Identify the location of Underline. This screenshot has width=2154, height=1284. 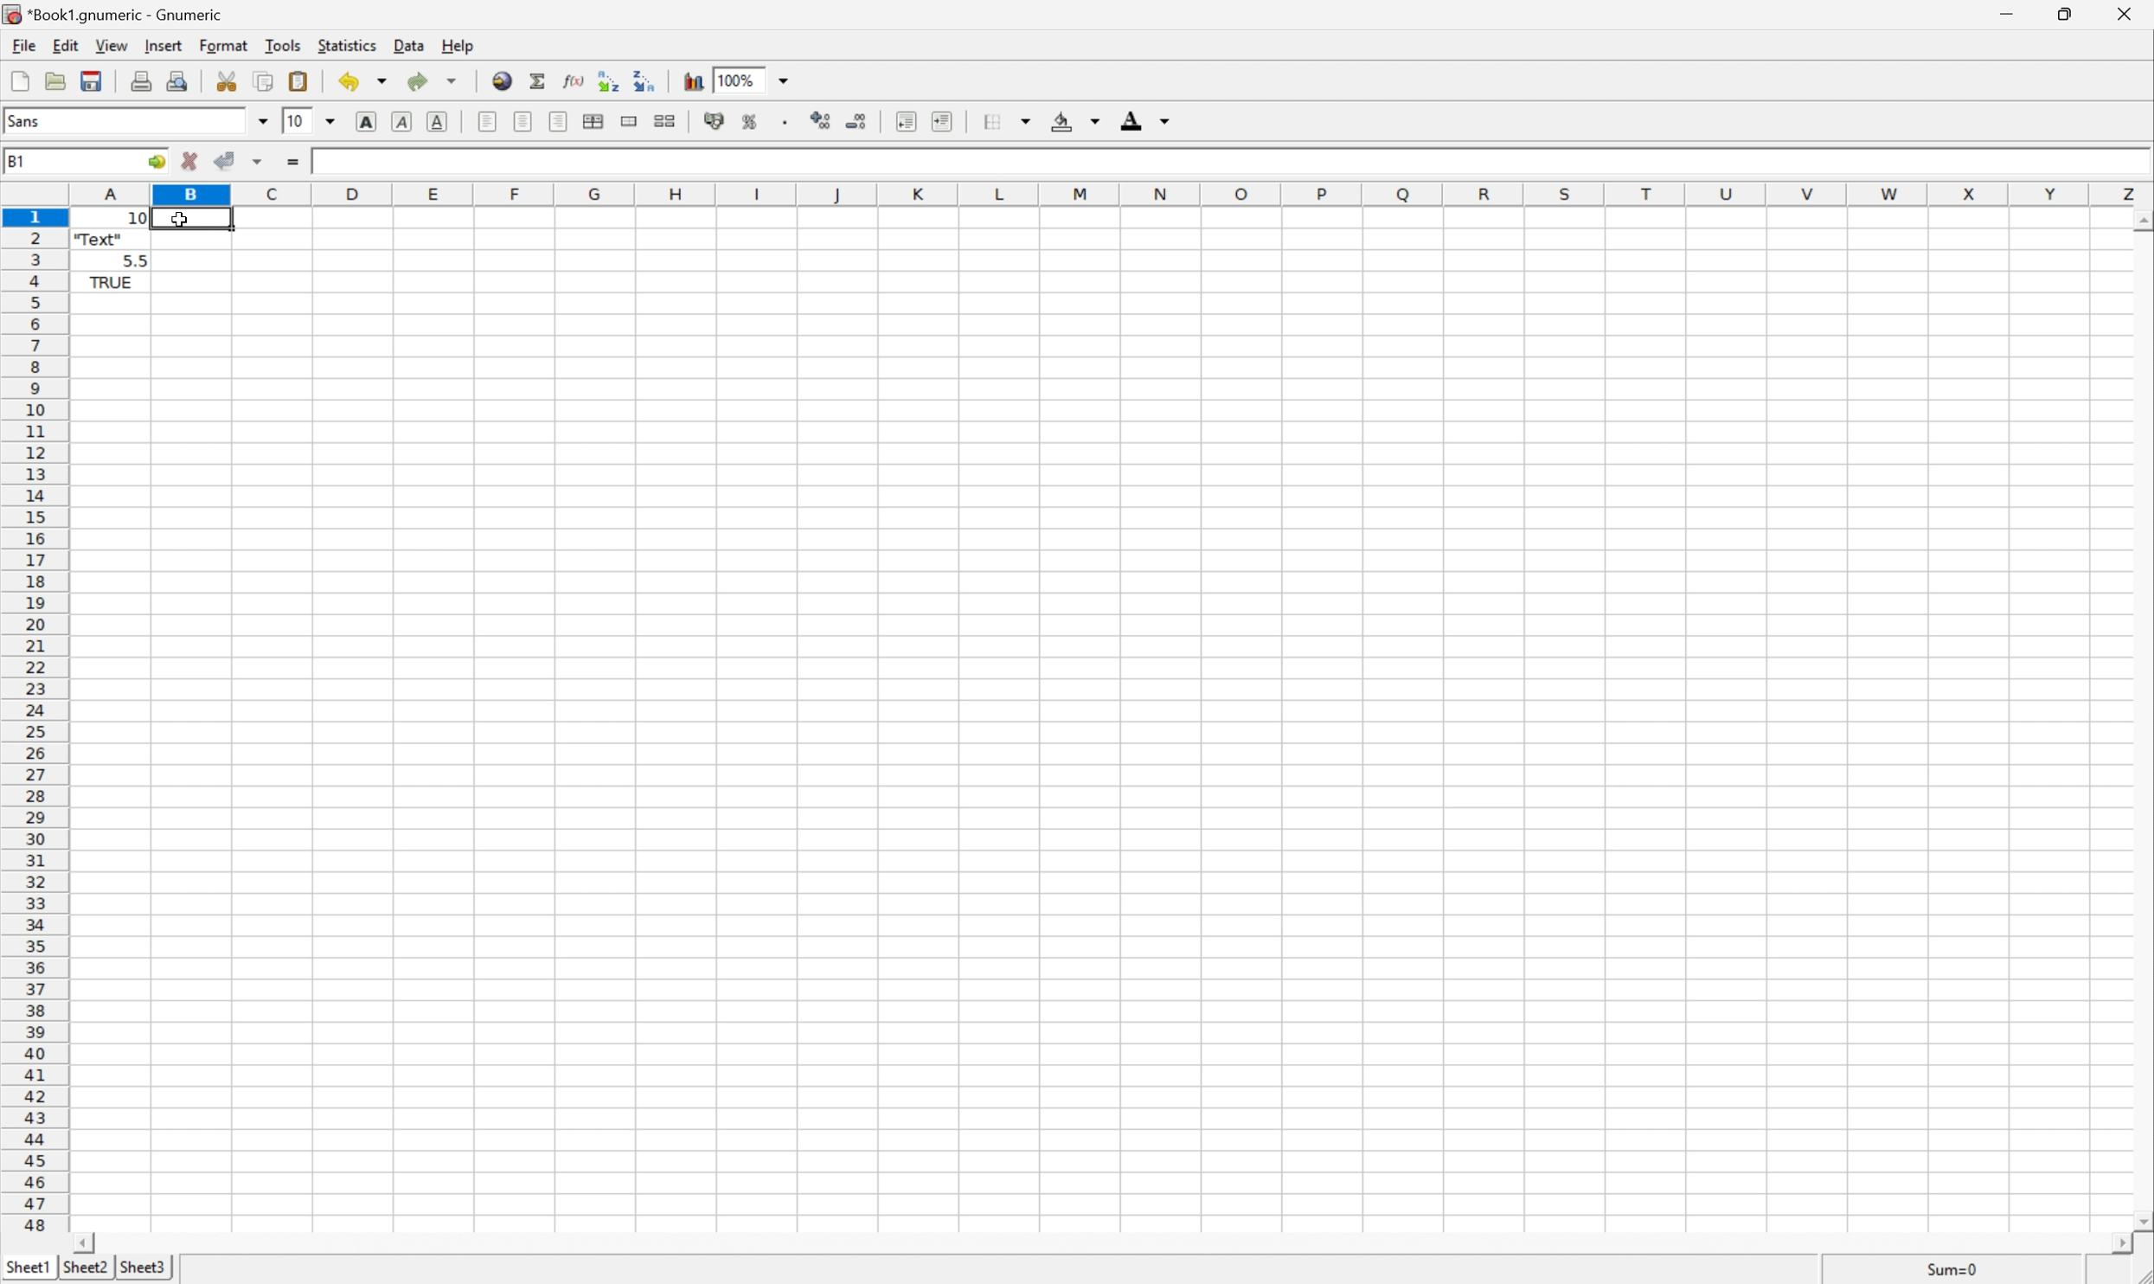
(438, 121).